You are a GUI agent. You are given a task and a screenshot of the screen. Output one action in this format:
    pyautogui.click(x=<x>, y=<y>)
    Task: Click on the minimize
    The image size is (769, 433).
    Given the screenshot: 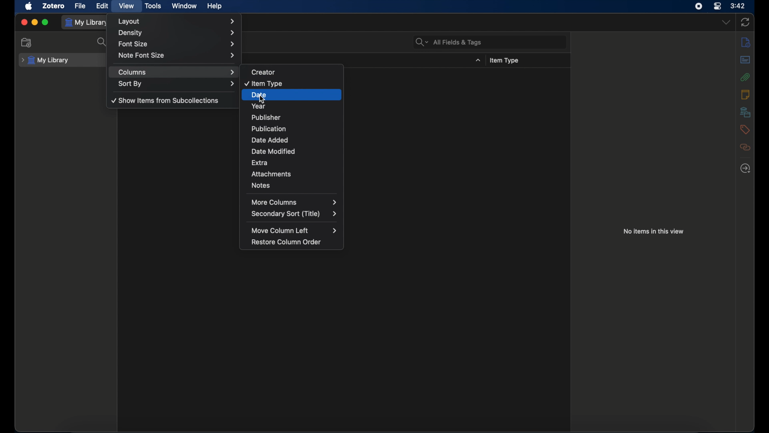 What is the action you would take?
    pyautogui.click(x=34, y=22)
    